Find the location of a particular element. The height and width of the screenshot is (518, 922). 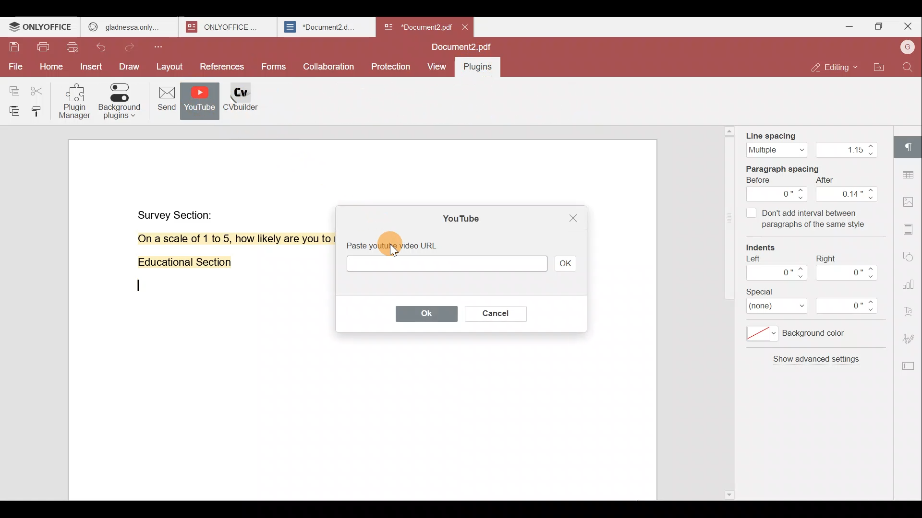

Close is located at coordinates (908, 26).